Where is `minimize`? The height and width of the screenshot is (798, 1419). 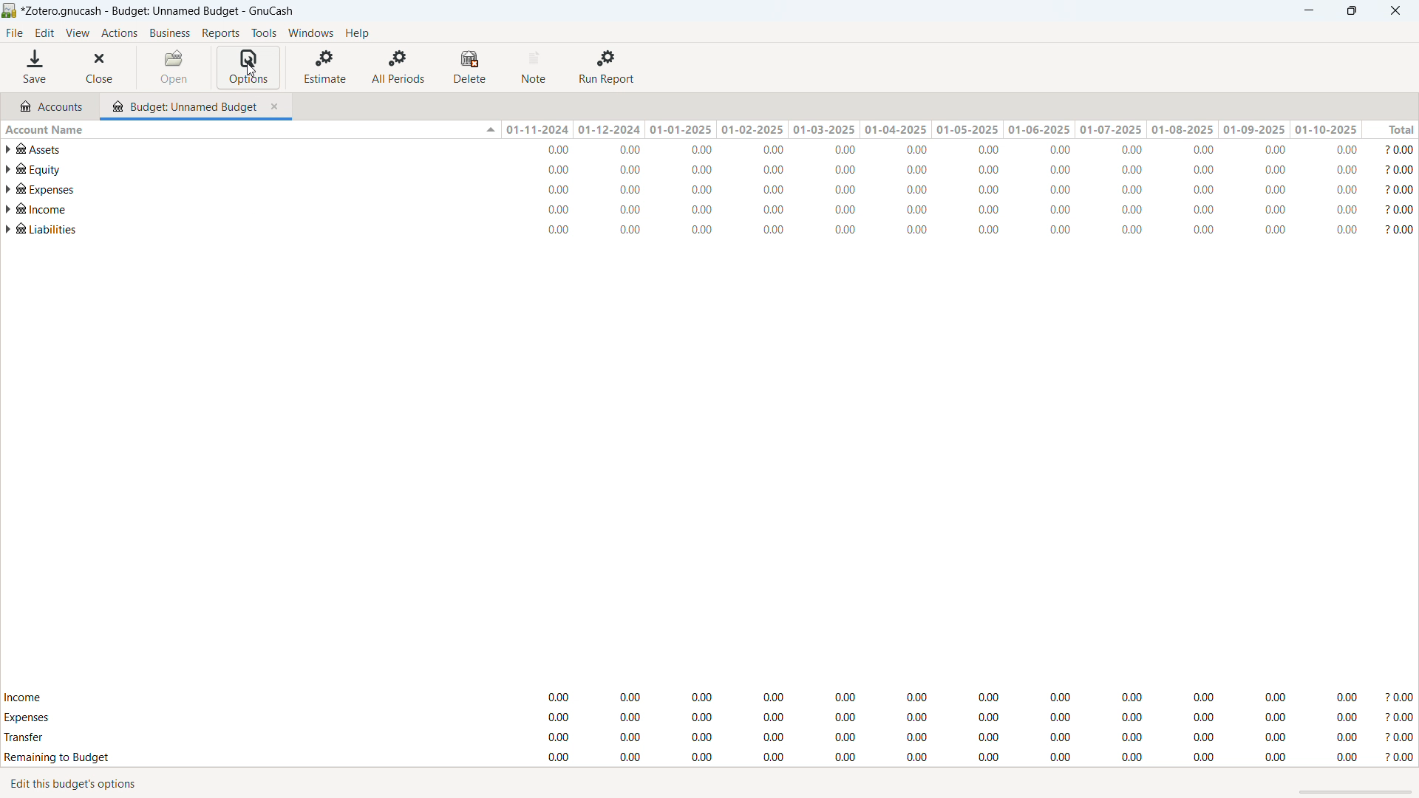
minimize is located at coordinates (1307, 11).